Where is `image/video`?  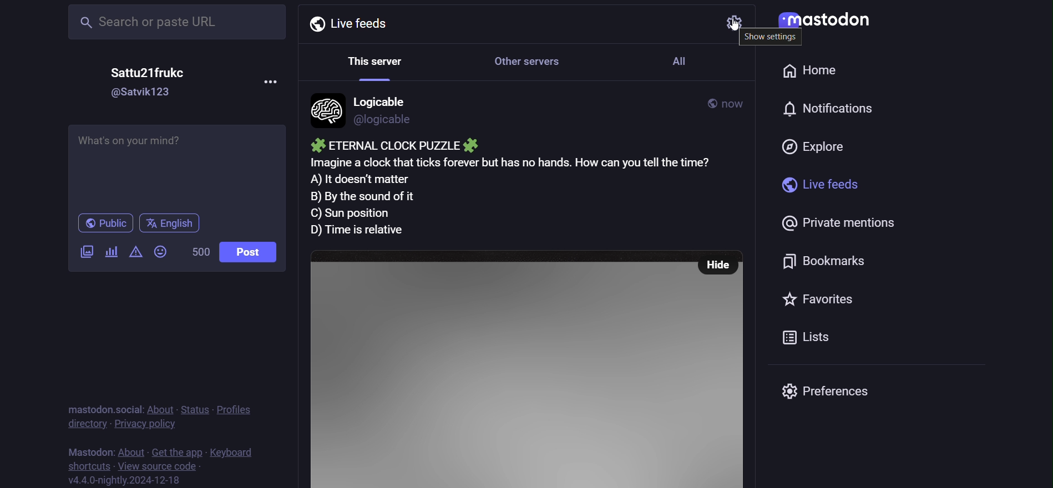
image/video is located at coordinates (85, 252).